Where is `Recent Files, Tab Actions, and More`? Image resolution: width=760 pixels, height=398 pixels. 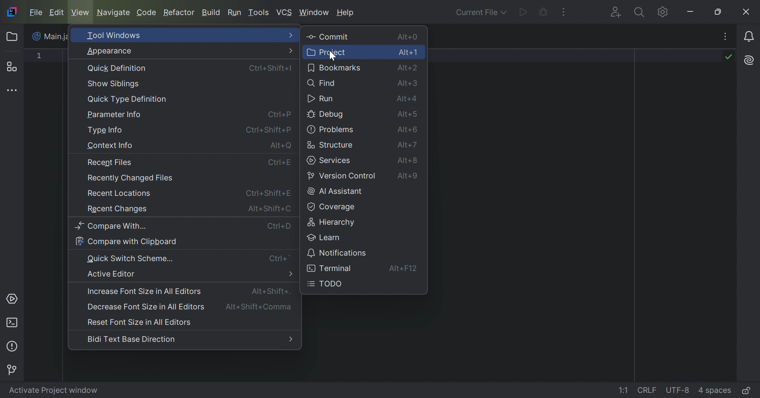
Recent Files, Tab Actions, and More is located at coordinates (725, 38).